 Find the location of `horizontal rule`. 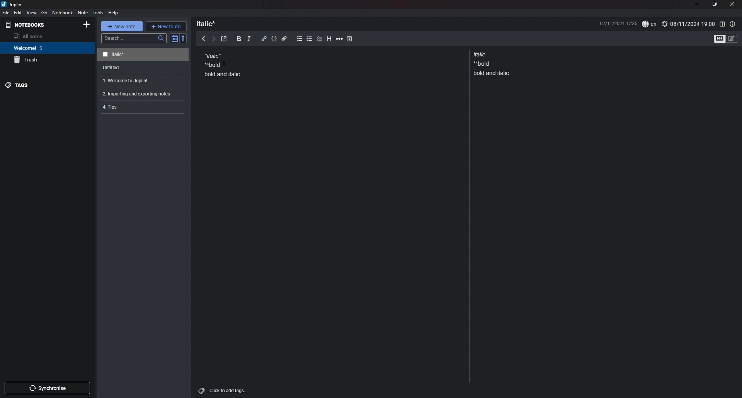

horizontal rule is located at coordinates (339, 40).